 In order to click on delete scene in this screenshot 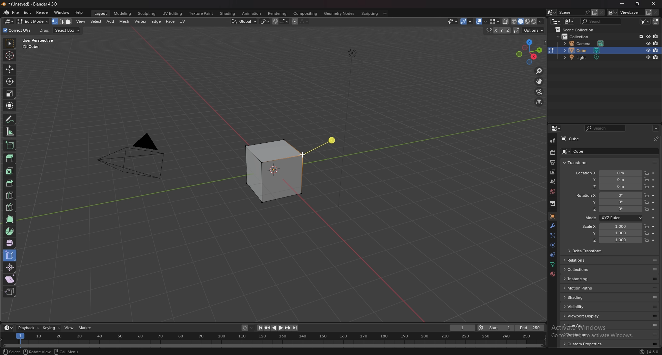, I will do `click(602, 13)`.